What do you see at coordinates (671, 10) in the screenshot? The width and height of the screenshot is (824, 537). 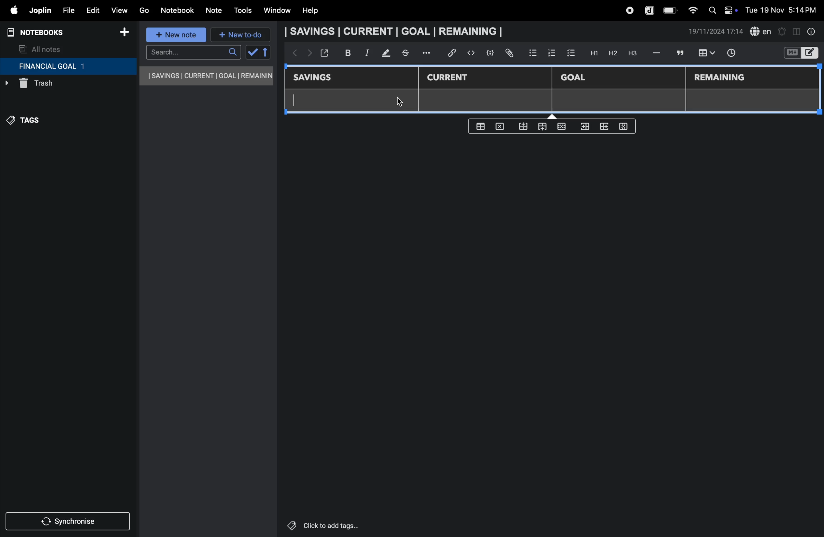 I see `battery` at bounding box center [671, 10].